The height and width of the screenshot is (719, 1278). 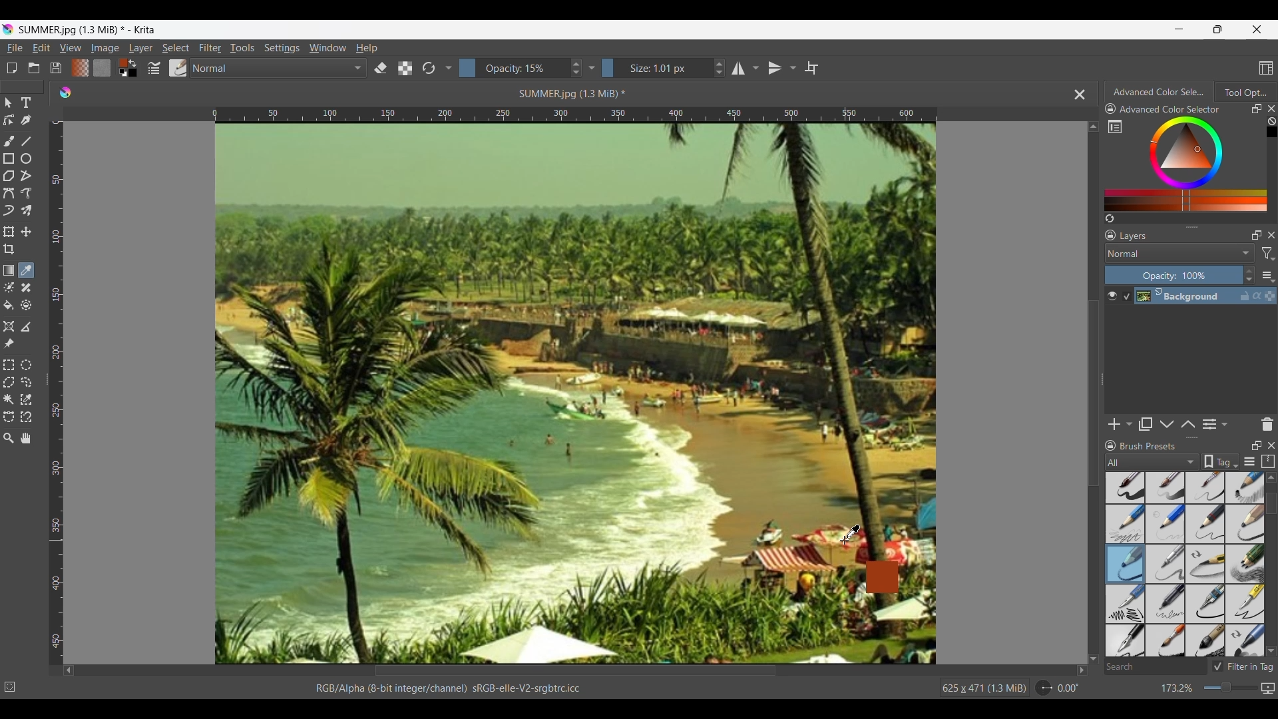 What do you see at coordinates (1272, 445) in the screenshot?
I see `Close` at bounding box center [1272, 445].